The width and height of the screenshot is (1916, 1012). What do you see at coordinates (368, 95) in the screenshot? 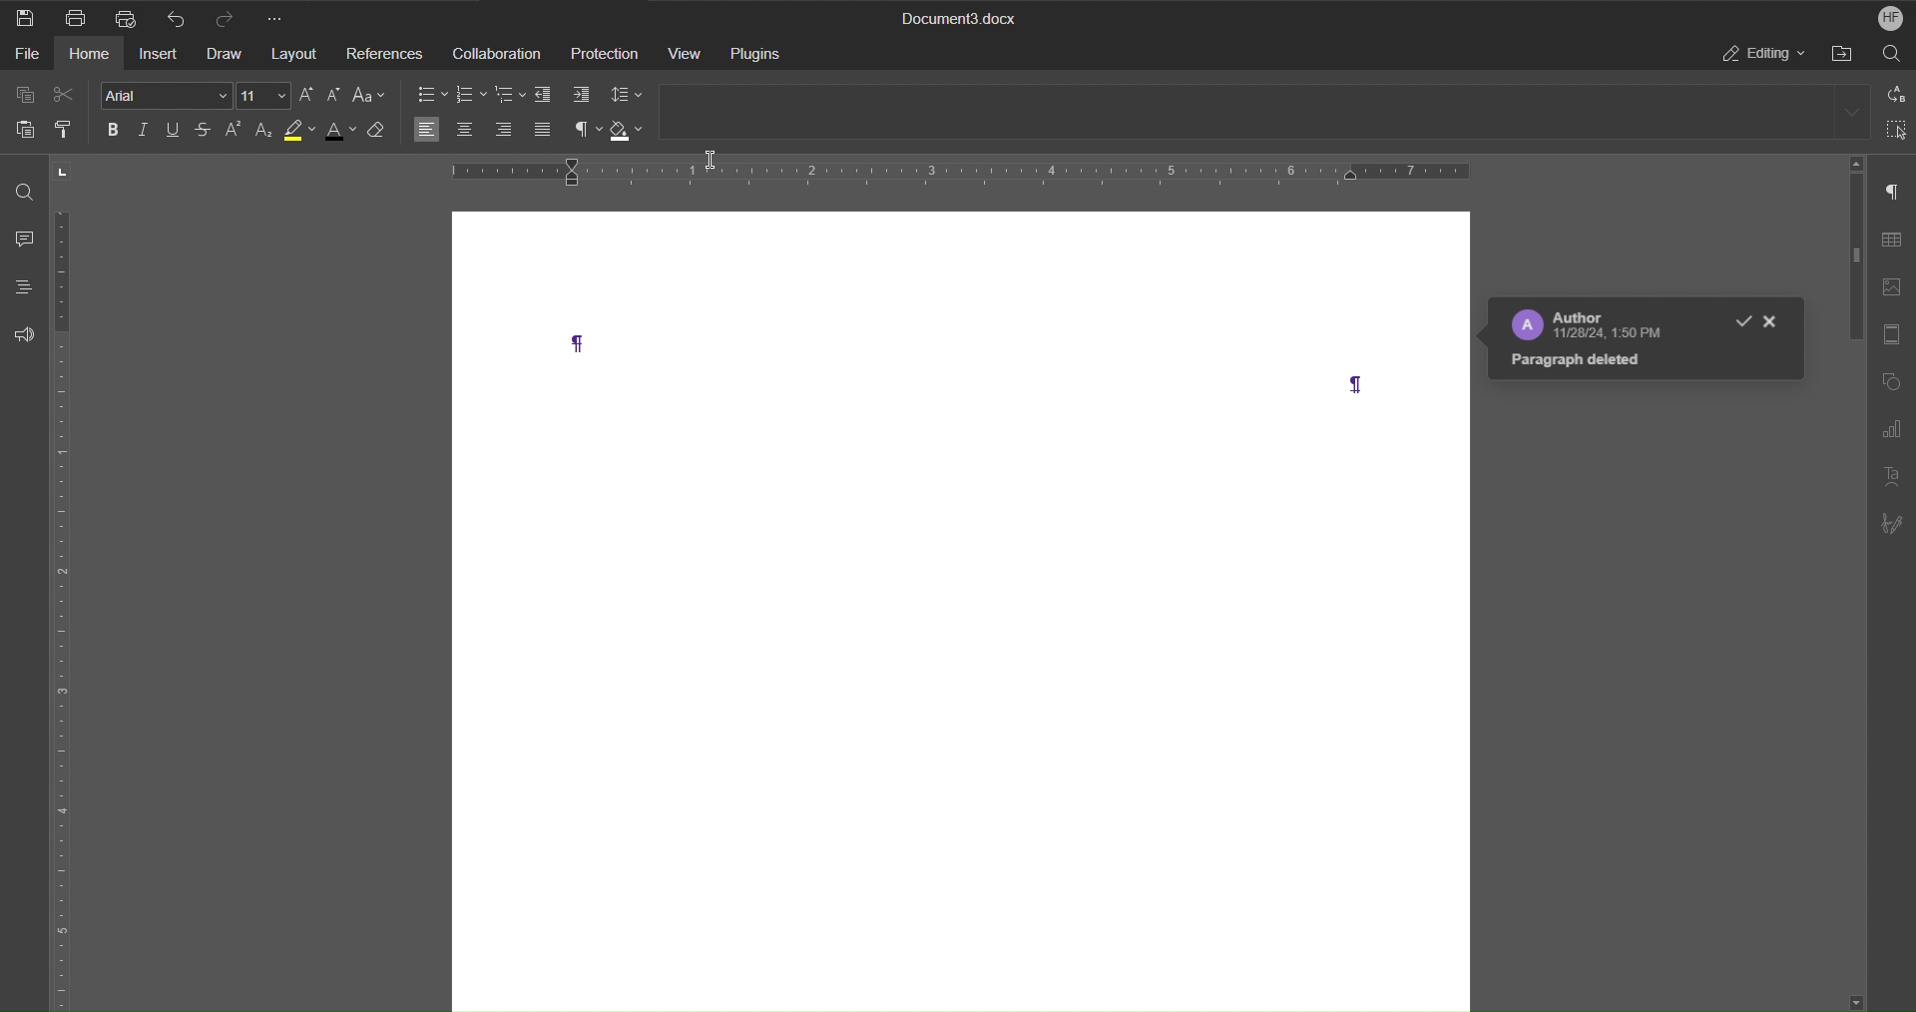
I see `Text Case Settings` at bounding box center [368, 95].